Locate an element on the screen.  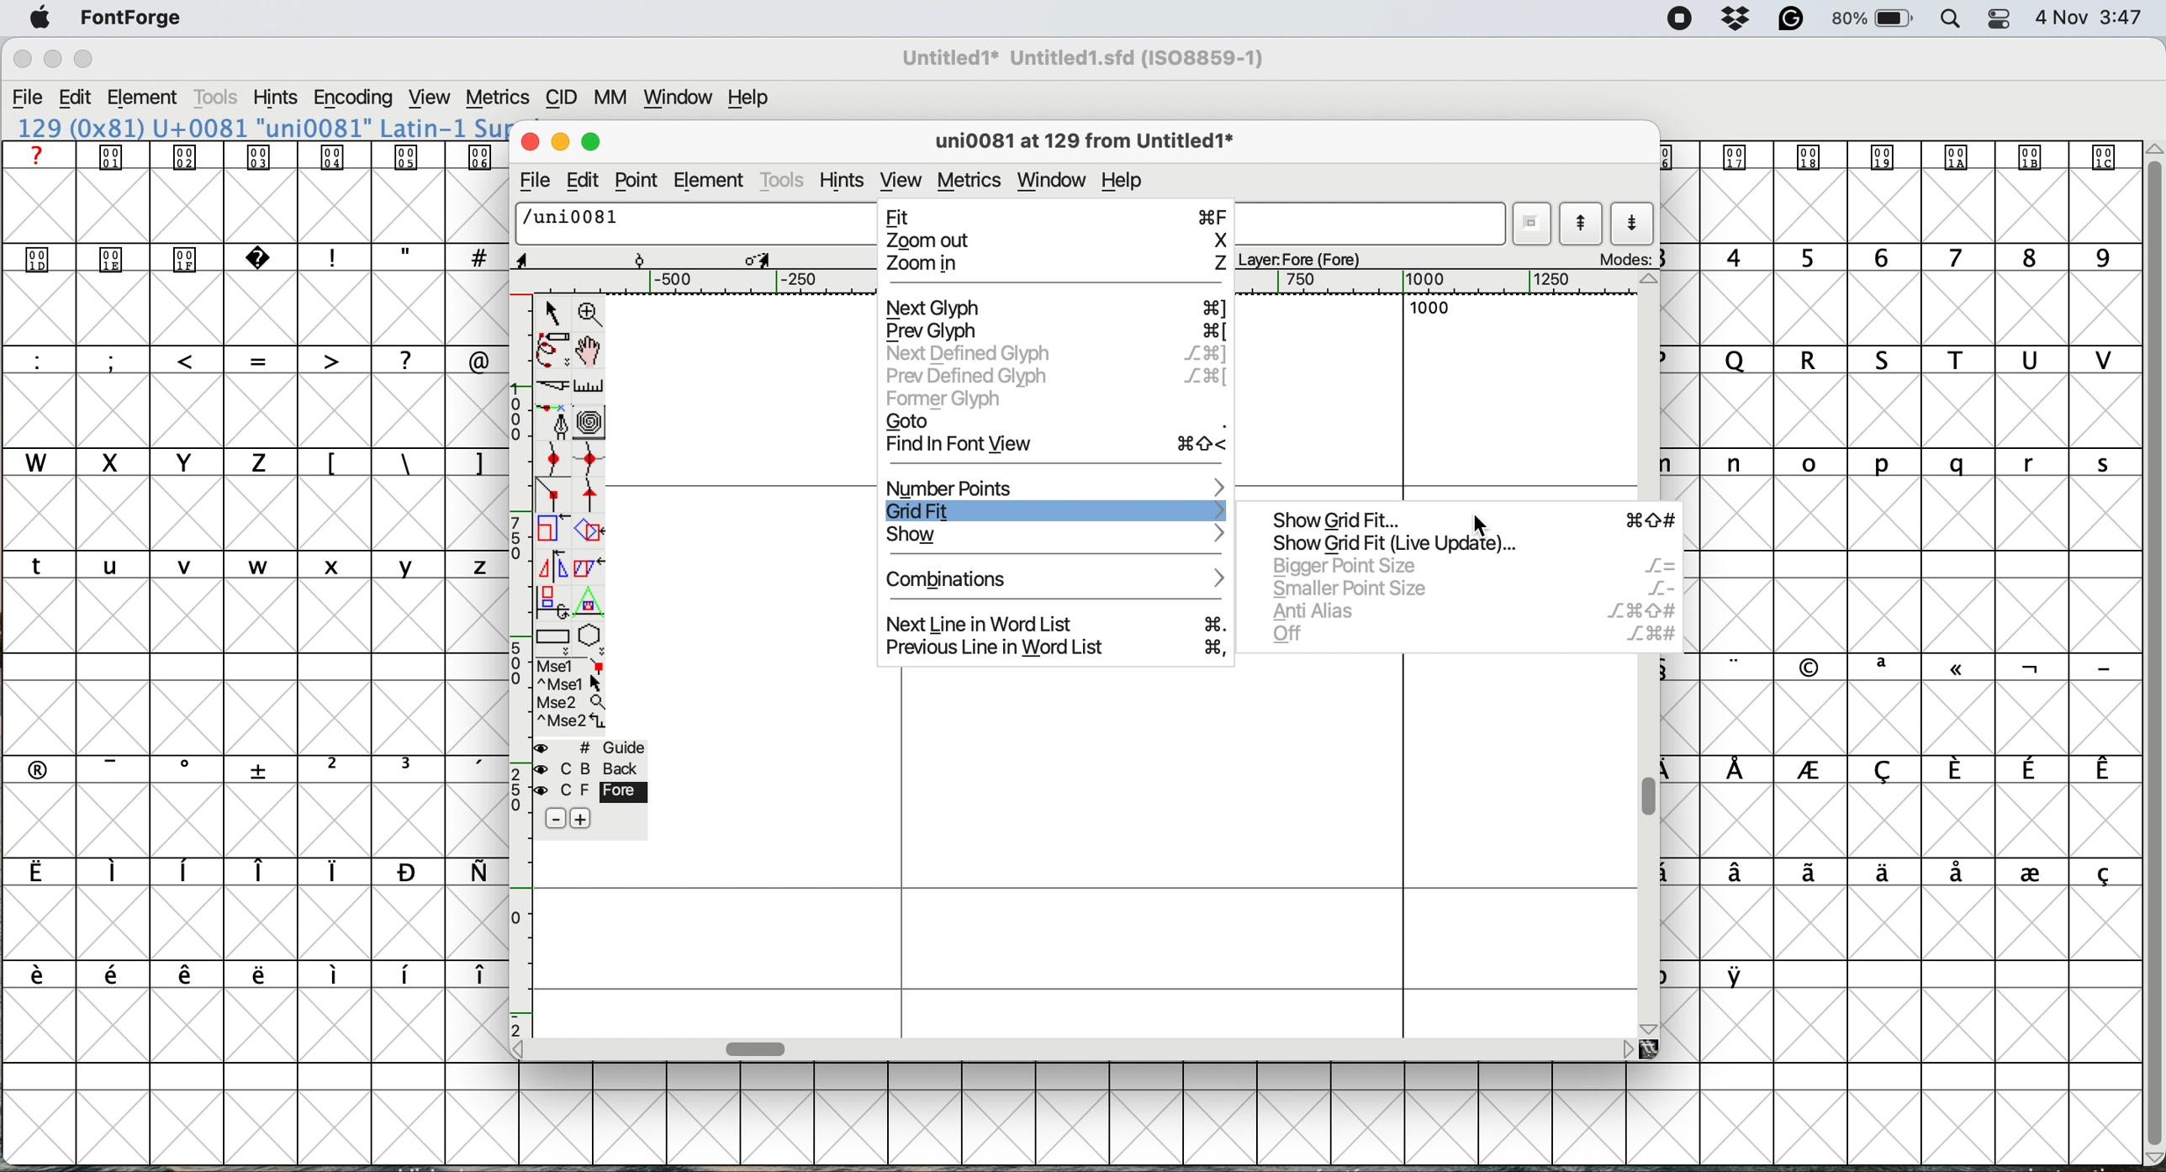
grid fit is located at coordinates (1056, 509).